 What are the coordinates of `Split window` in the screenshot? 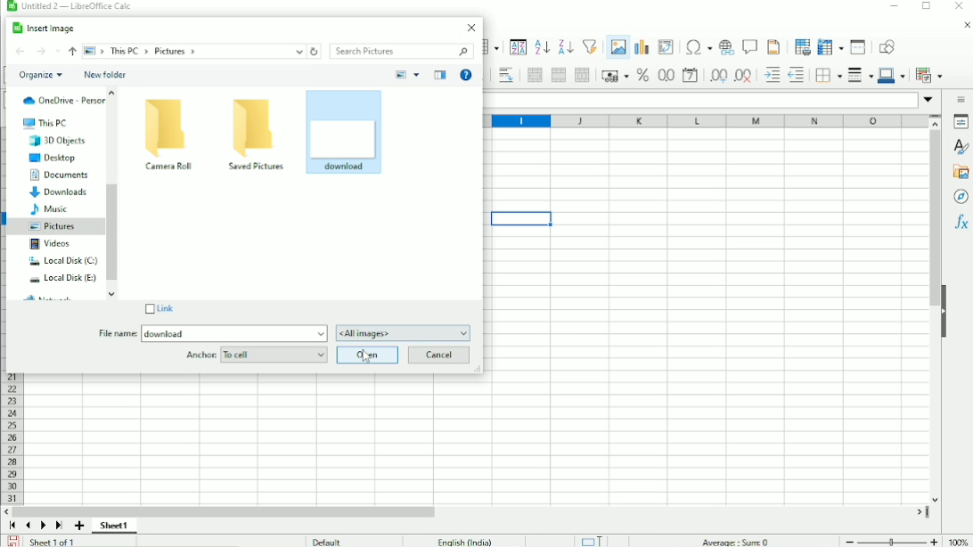 It's located at (858, 47).